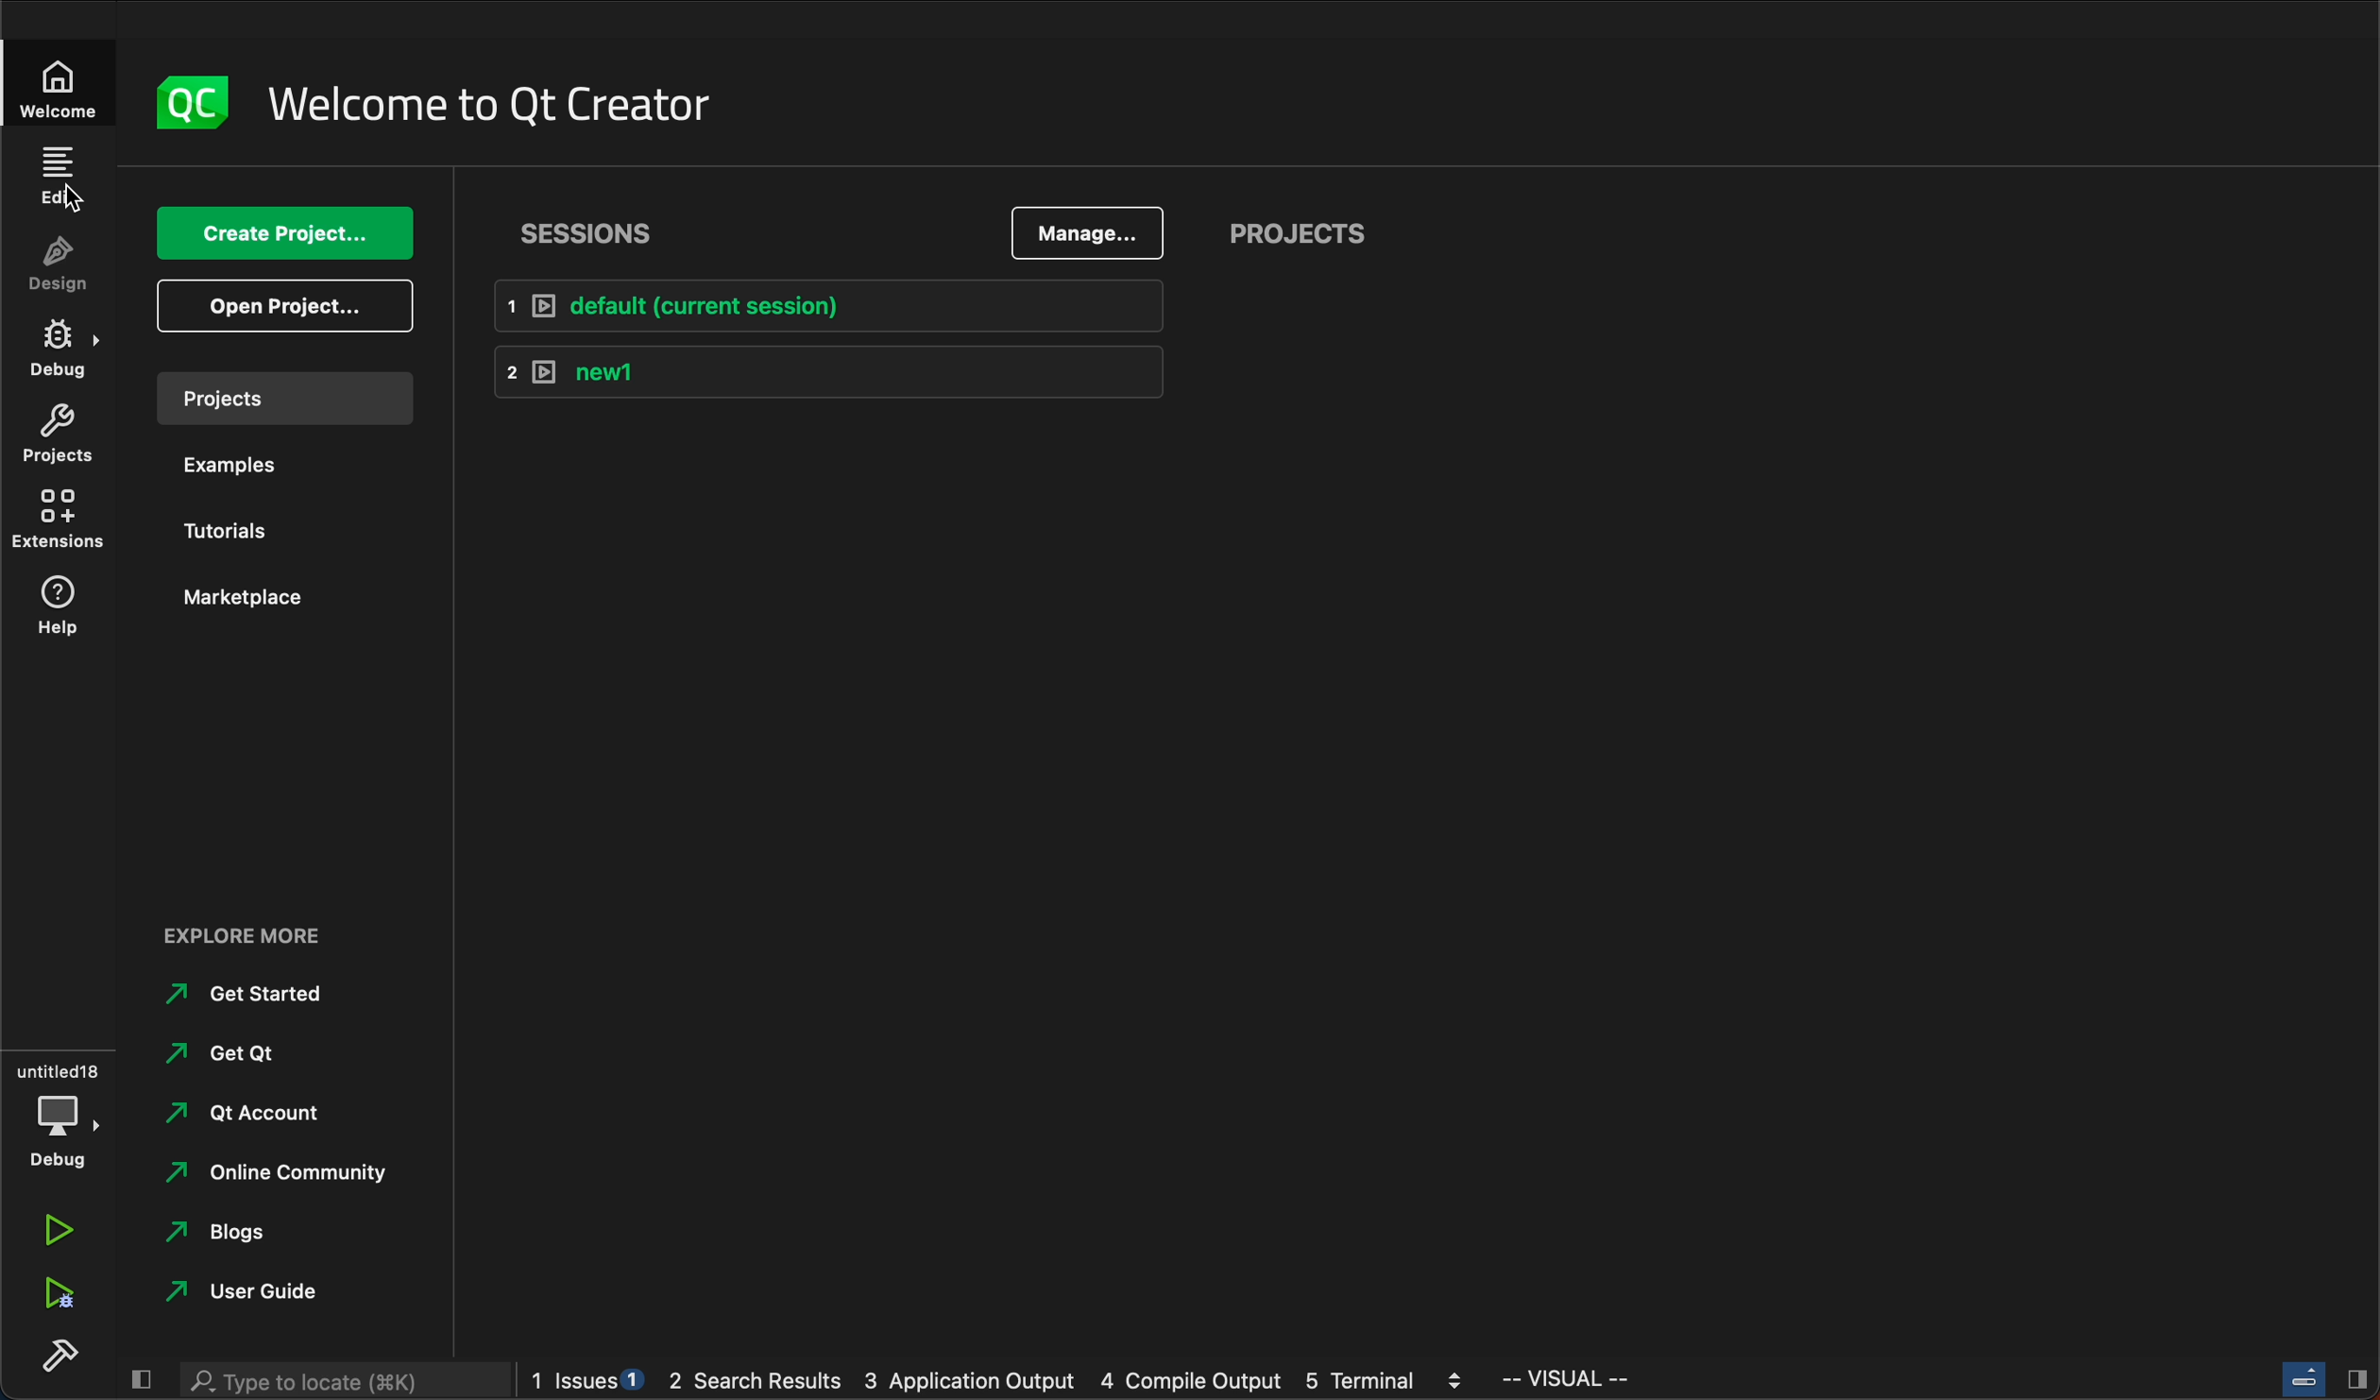 This screenshot has height=1400, width=2380. Describe the element at coordinates (284, 398) in the screenshot. I see `projects` at that location.